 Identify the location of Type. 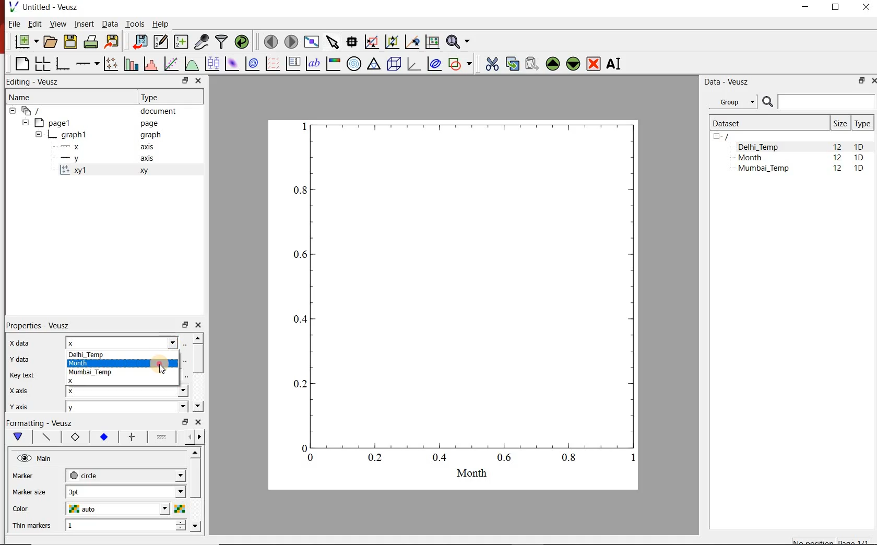
(154, 97).